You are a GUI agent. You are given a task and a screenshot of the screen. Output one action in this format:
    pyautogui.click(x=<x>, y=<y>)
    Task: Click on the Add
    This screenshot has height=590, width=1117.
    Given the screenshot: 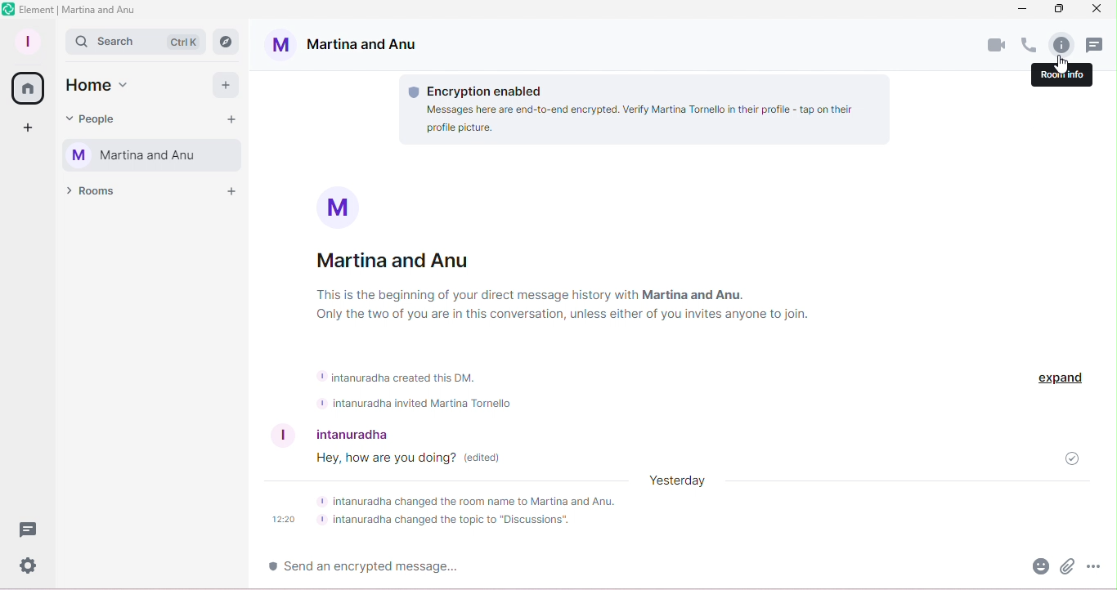 What is the action you would take?
    pyautogui.click(x=222, y=84)
    